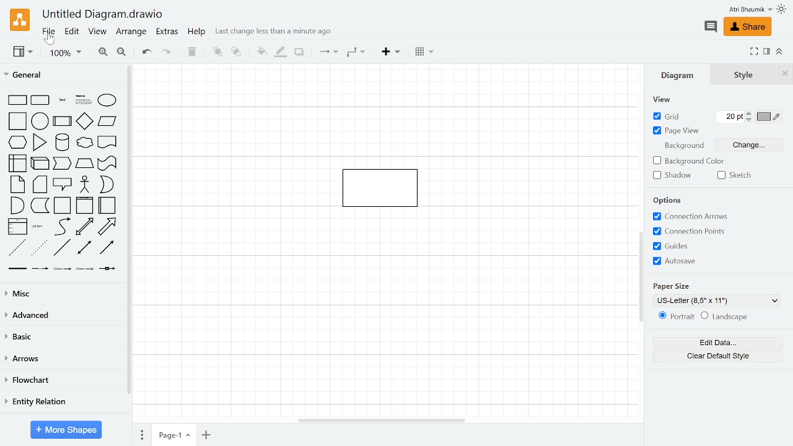 The width and height of the screenshot is (793, 446). I want to click on Fullscreen, so click(753, 51).